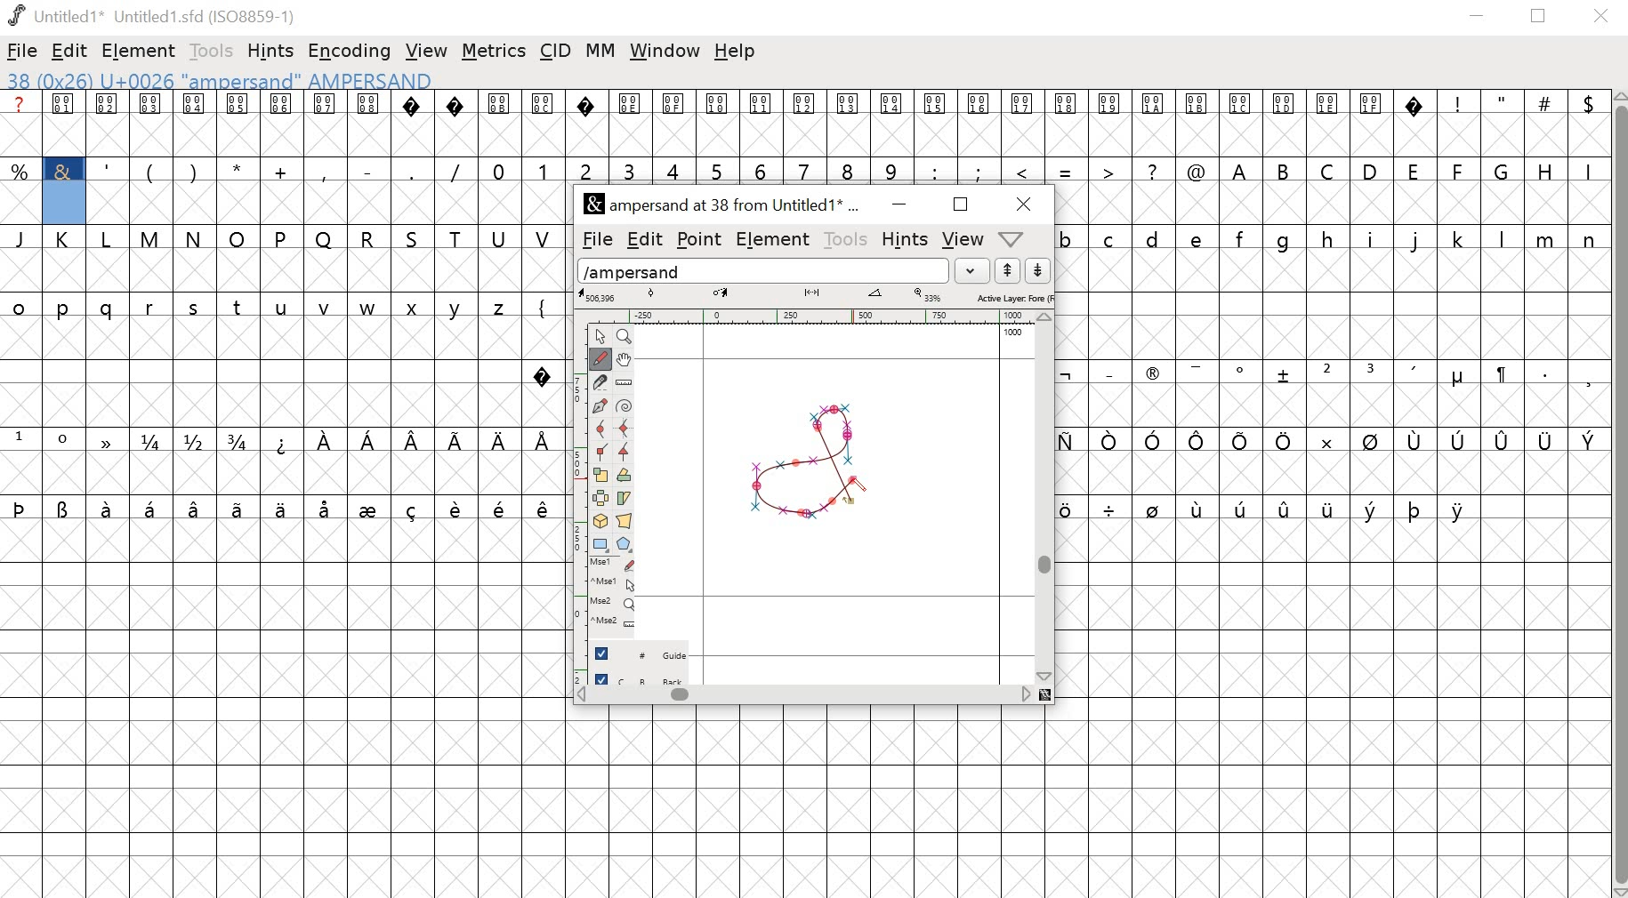 The height and width of the screenshot is (898, 1628). What do you see at coordinates (283, 441) in the screenshot?
I see `symbol` at bounding box center [283, 441].